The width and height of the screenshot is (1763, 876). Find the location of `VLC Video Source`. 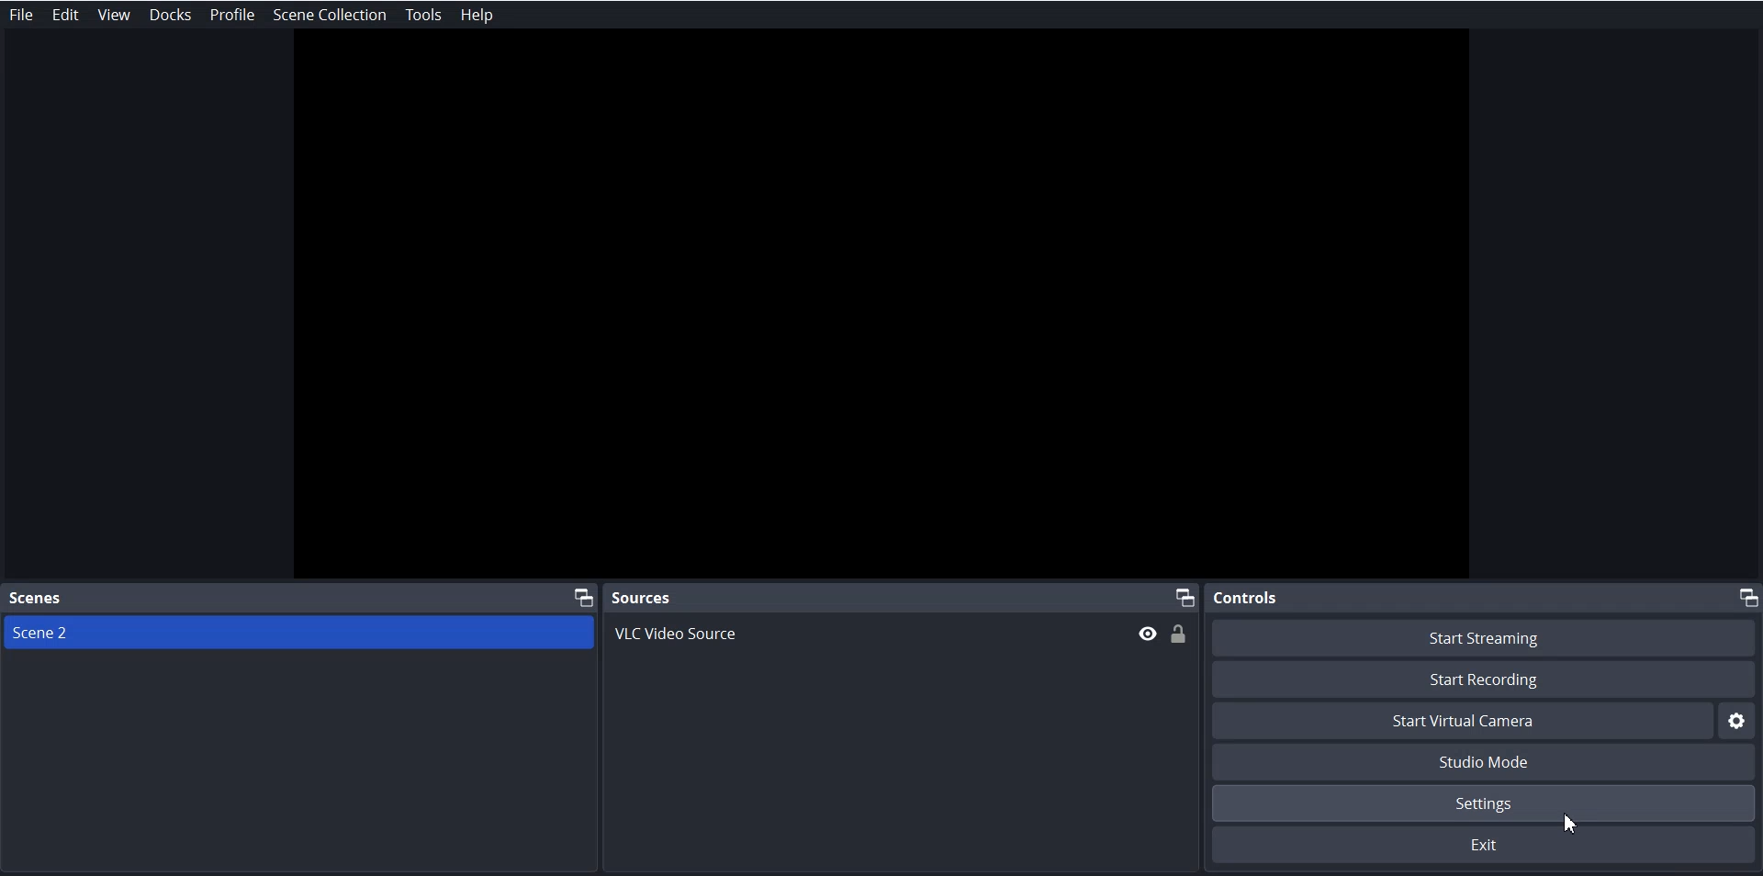

VLC Video Source is located at coordinates (902, 633).